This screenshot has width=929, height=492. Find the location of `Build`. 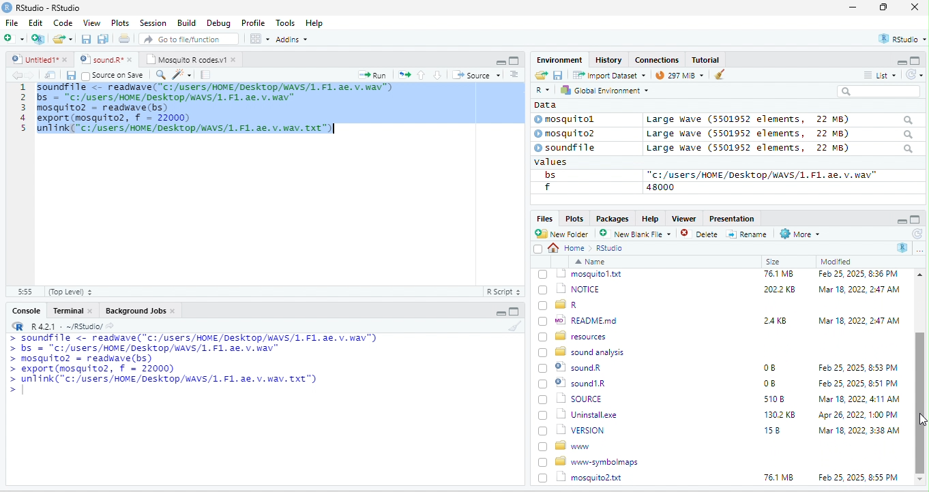

Build is located at coordinates (187, 22).